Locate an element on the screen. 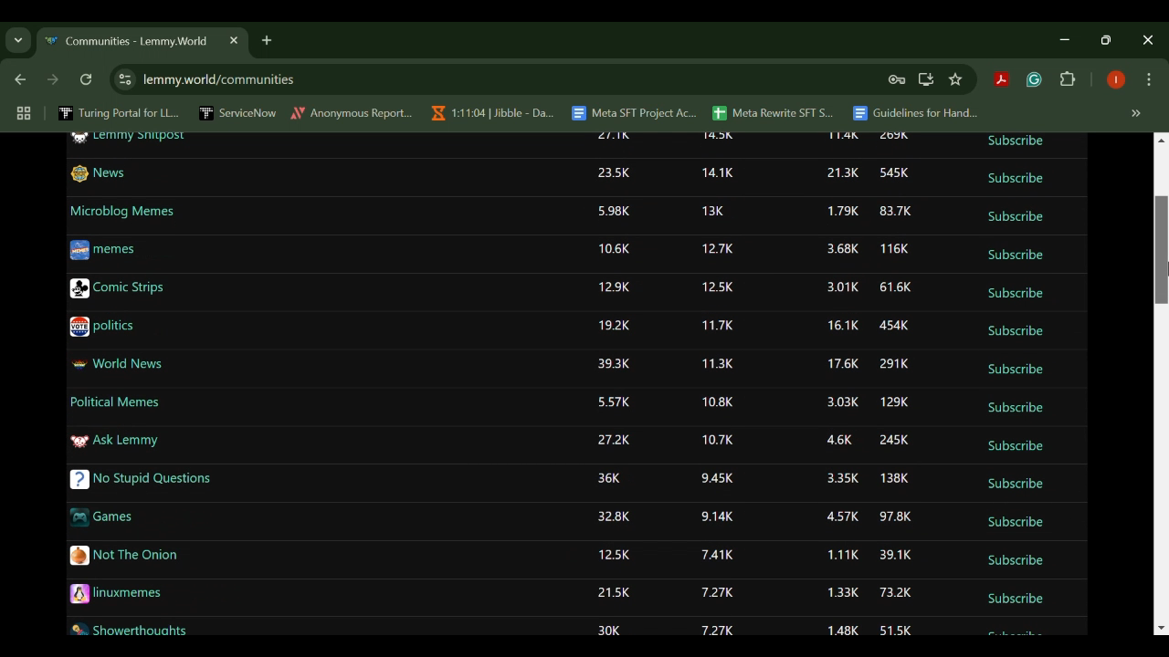 The height and width of the screenshot is (657, 1169). 10.7K is located at coordinates (719, 440).